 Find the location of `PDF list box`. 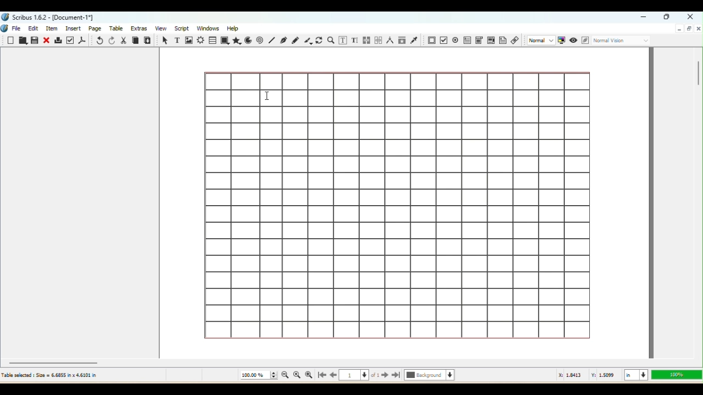

PDF list box is located at coordinates (490, 41).